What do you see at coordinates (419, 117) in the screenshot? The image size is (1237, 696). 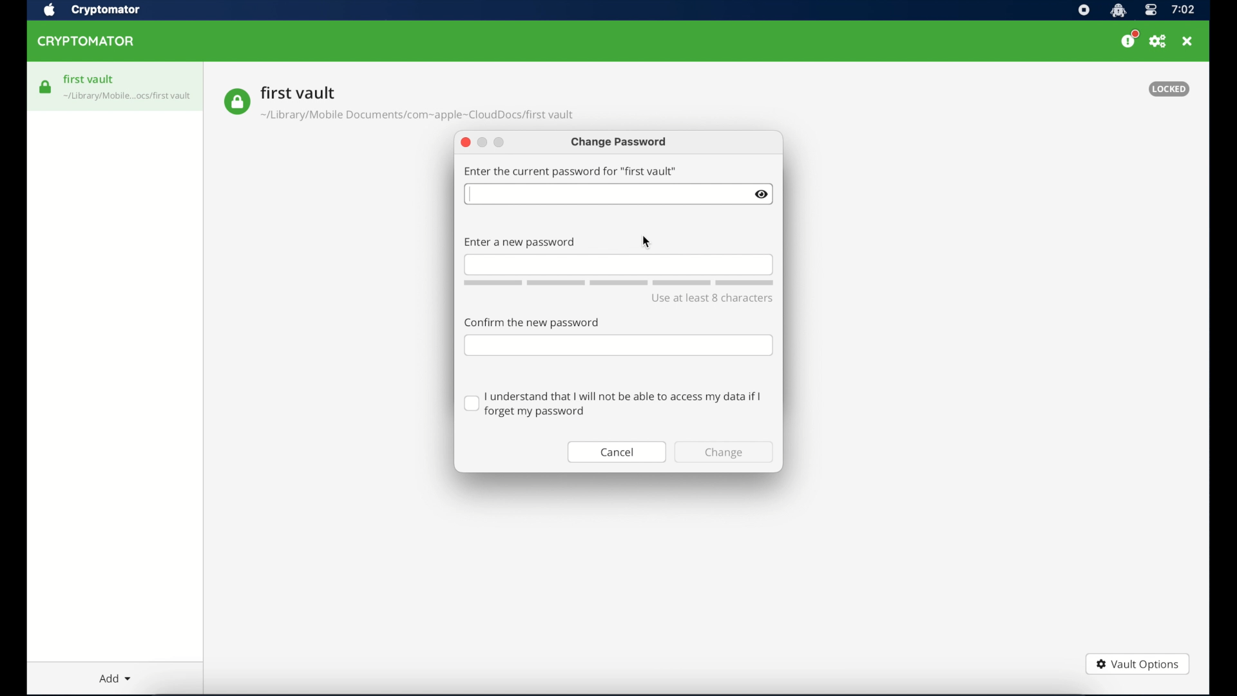 I see `vault location` at bounding box center [419, 117].